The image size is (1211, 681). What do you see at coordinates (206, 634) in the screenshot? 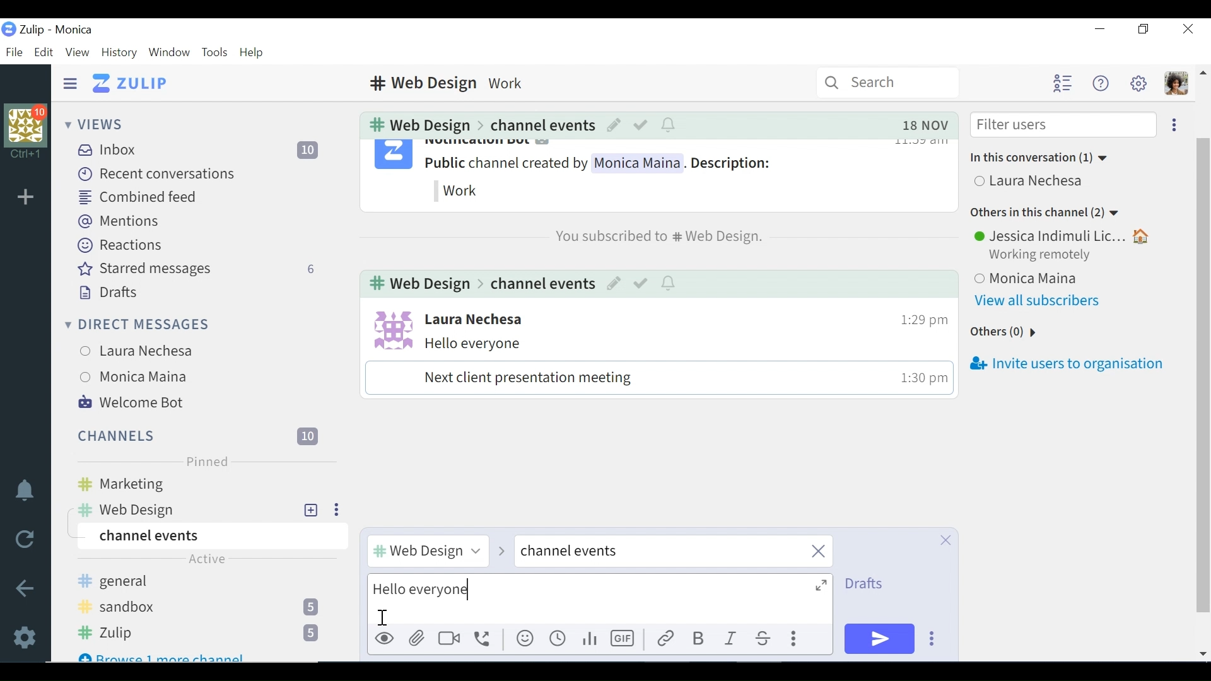
I see `Zulip channel` at bounding box center [206, 634].